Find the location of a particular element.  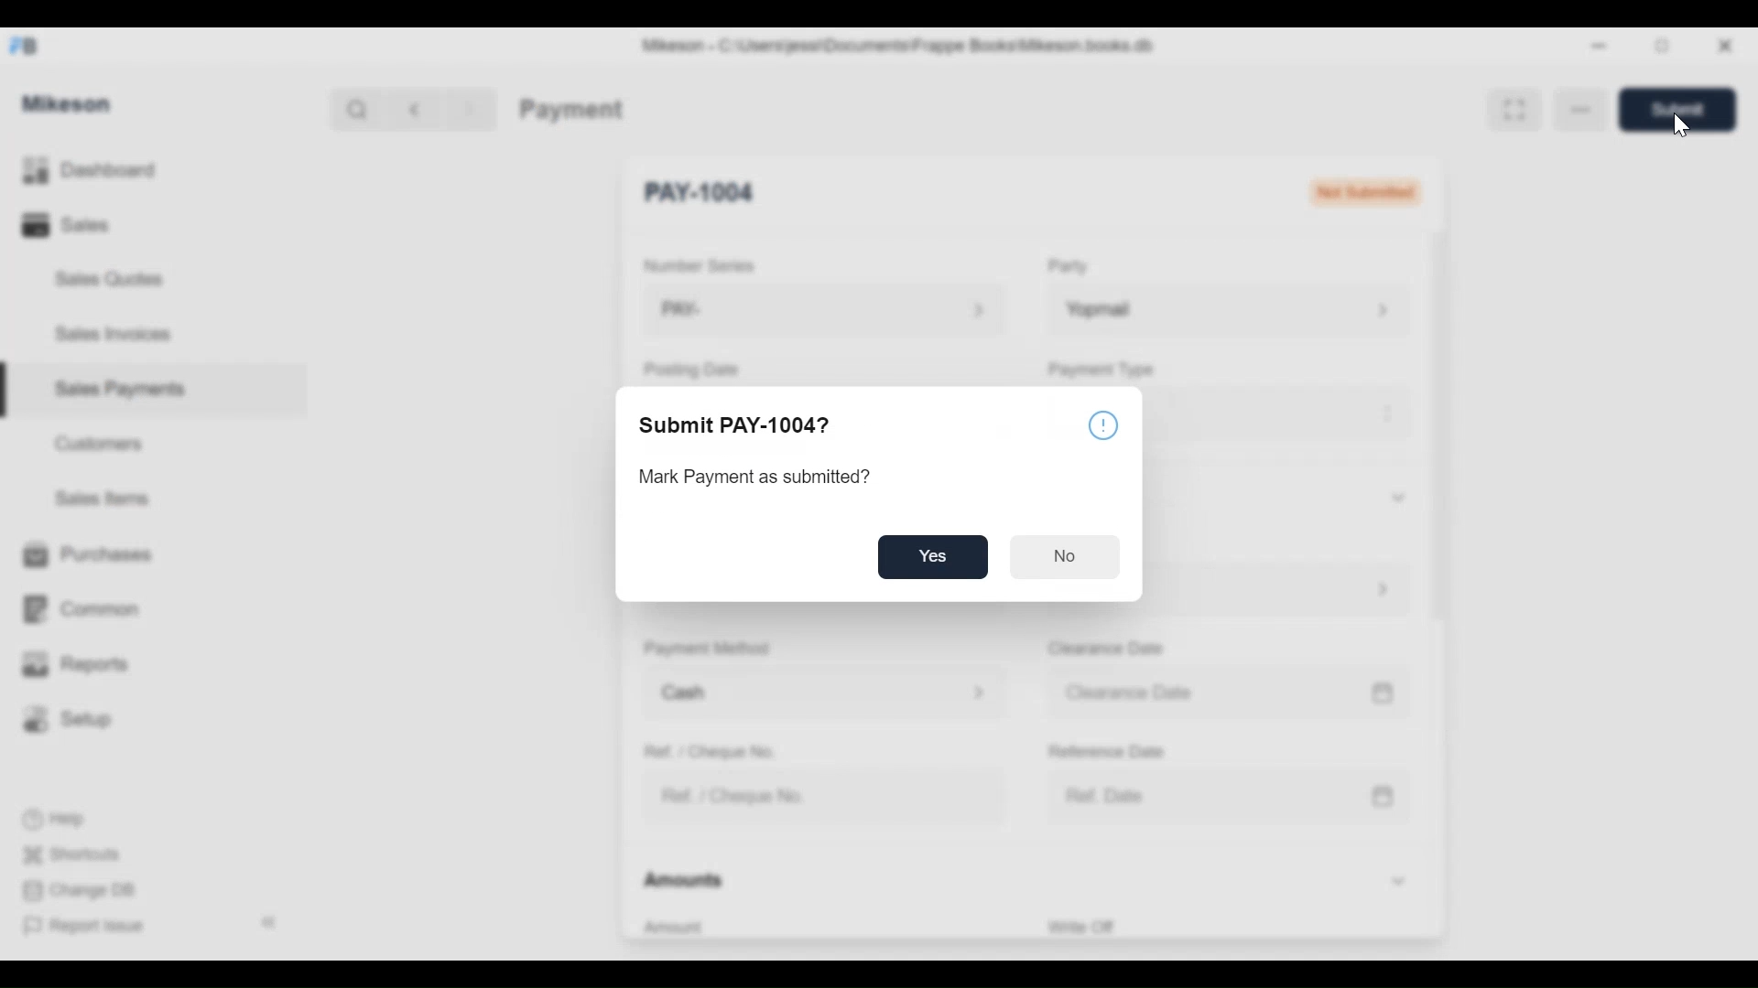

Customers is located at coordinates (103, 442).